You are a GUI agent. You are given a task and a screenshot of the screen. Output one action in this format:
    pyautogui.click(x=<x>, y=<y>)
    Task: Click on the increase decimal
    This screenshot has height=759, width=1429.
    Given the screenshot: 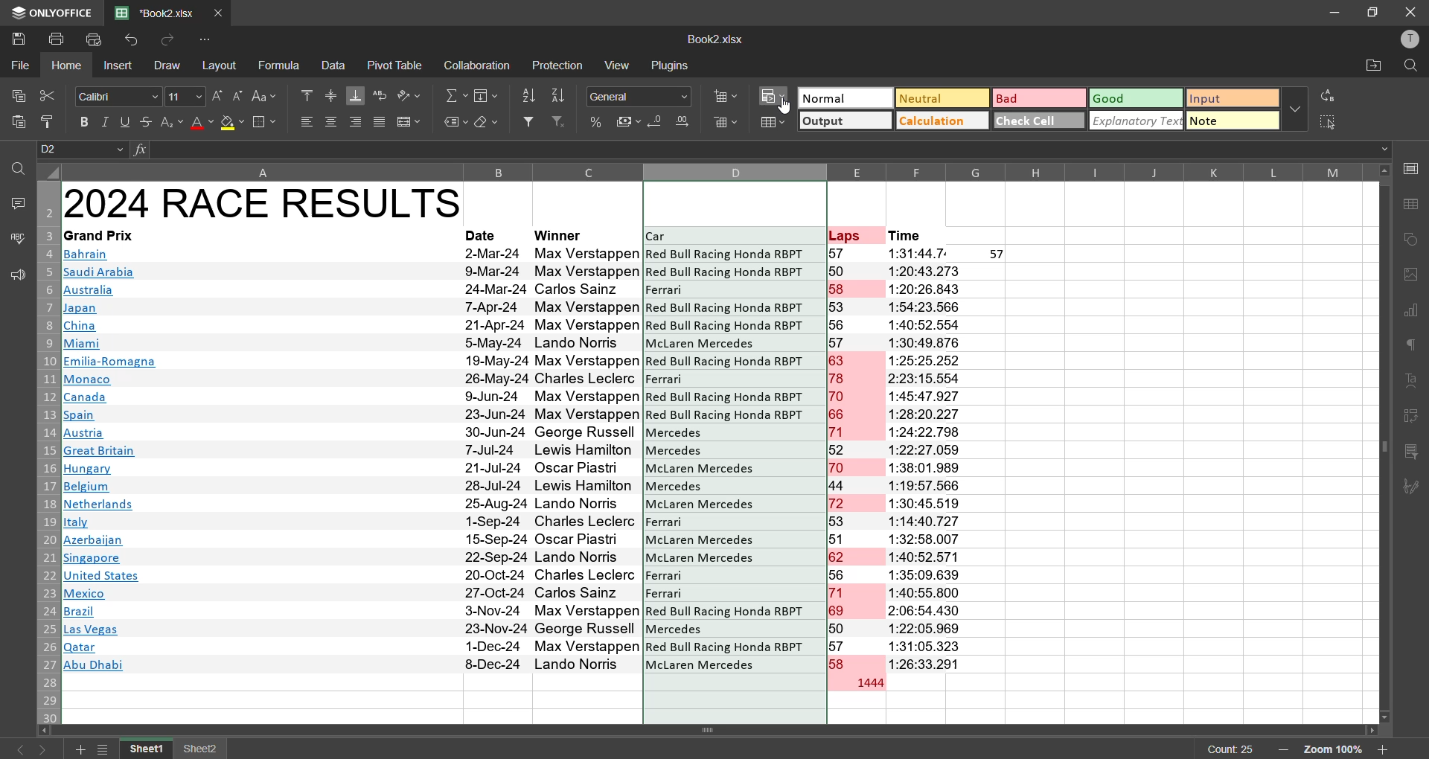 What is the action you would take?
    pyautogui.click(x=685, y=121)
    